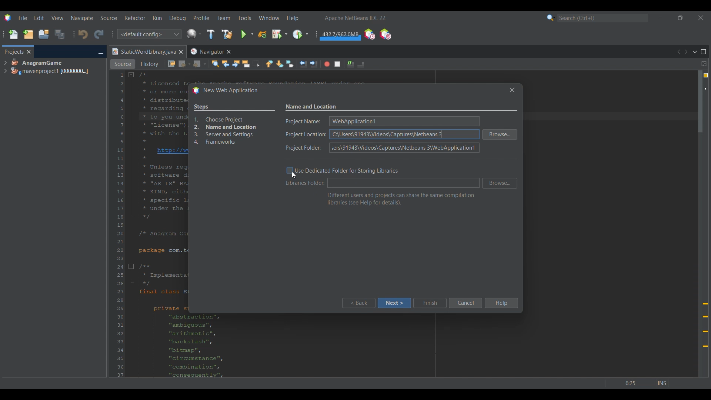 Image resolution: width=711 pixels, height=400 pixels. What do you see at coordinates (210, 34) in the screenshot?
I see `Build main project` at bounding box center [210, 34].